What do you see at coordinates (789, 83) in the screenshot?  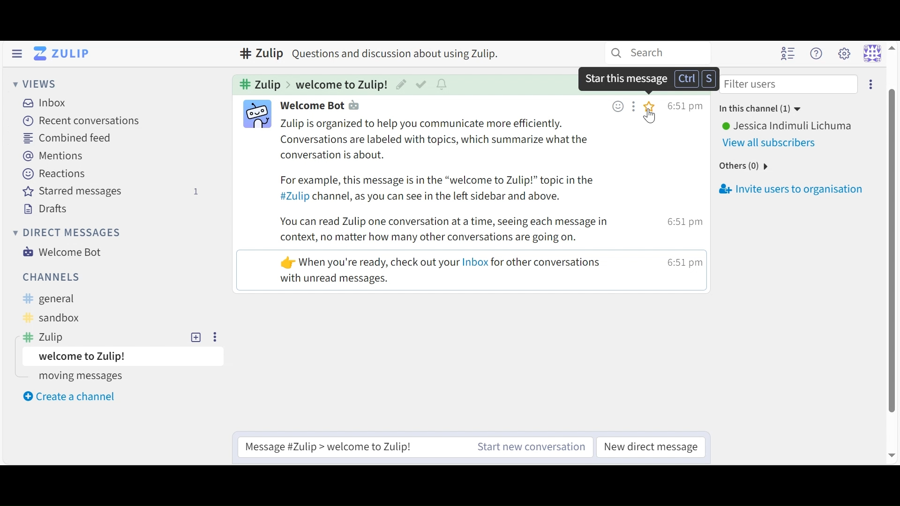 I see `Filter users` at bounding box center [789, 83].